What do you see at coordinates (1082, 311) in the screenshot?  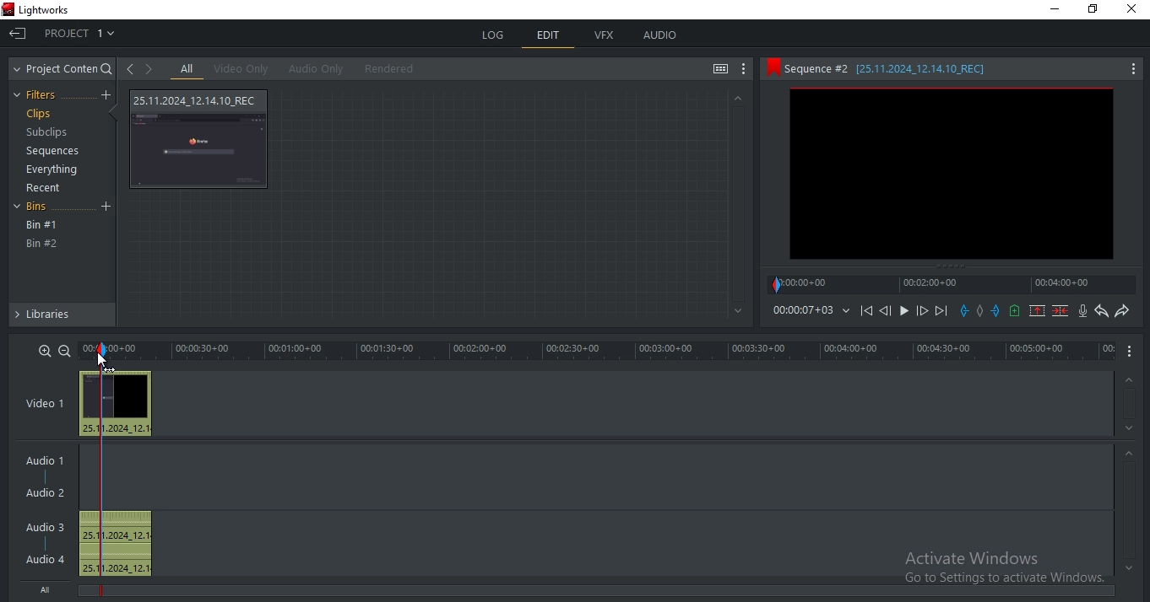 I see `record audio` at bounding box center [1082, 311].